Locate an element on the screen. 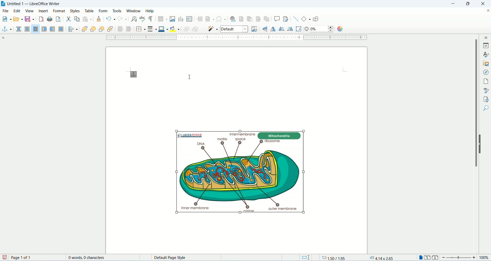 The image size is (491, 261). undo is located at coordinates (111, 19).